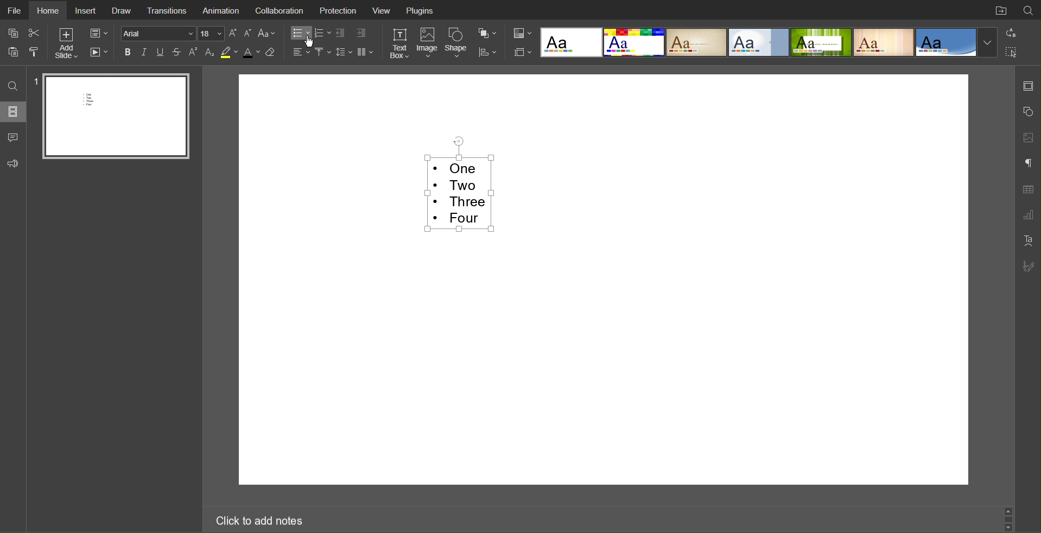 This screenshot has width=1041, height=533. What do you see at coordinates (128, 52) in the screenshot?
I see `Bold` at bounding box center [128, 52].